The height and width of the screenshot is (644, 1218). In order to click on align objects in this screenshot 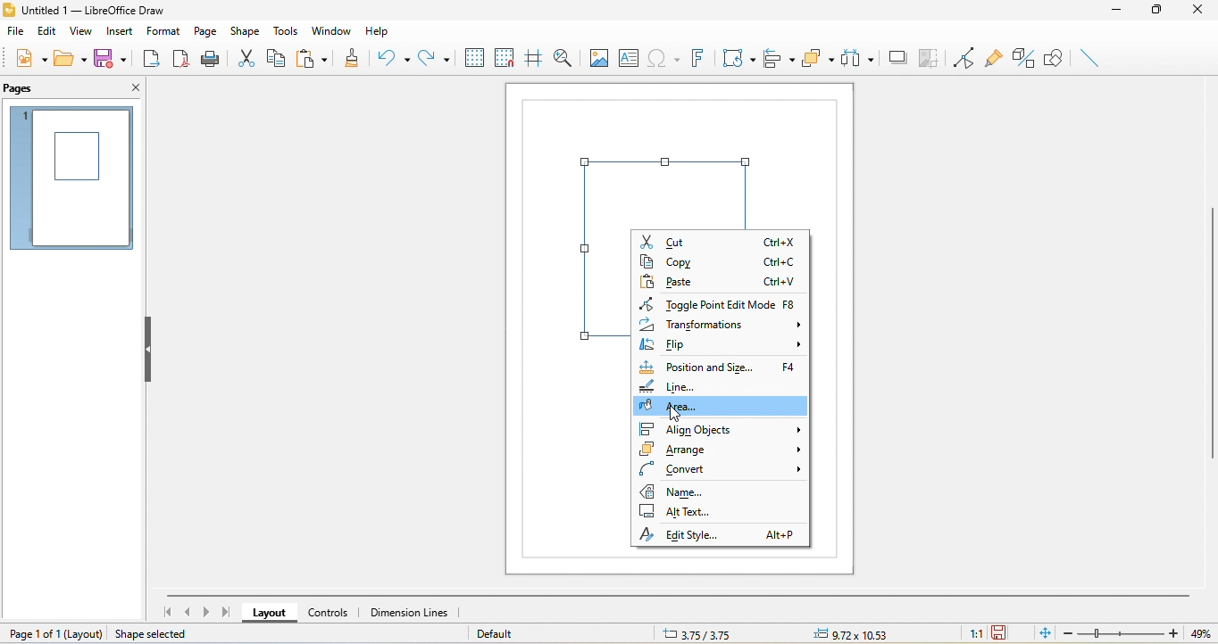, I will do `click(719, 429)`.